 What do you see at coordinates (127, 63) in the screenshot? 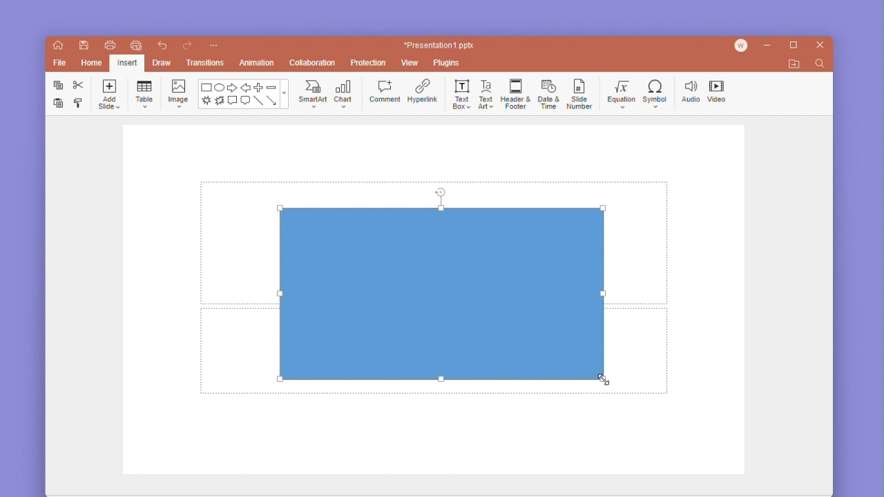
I see `Selected insert` at bounding box center [127, 63].